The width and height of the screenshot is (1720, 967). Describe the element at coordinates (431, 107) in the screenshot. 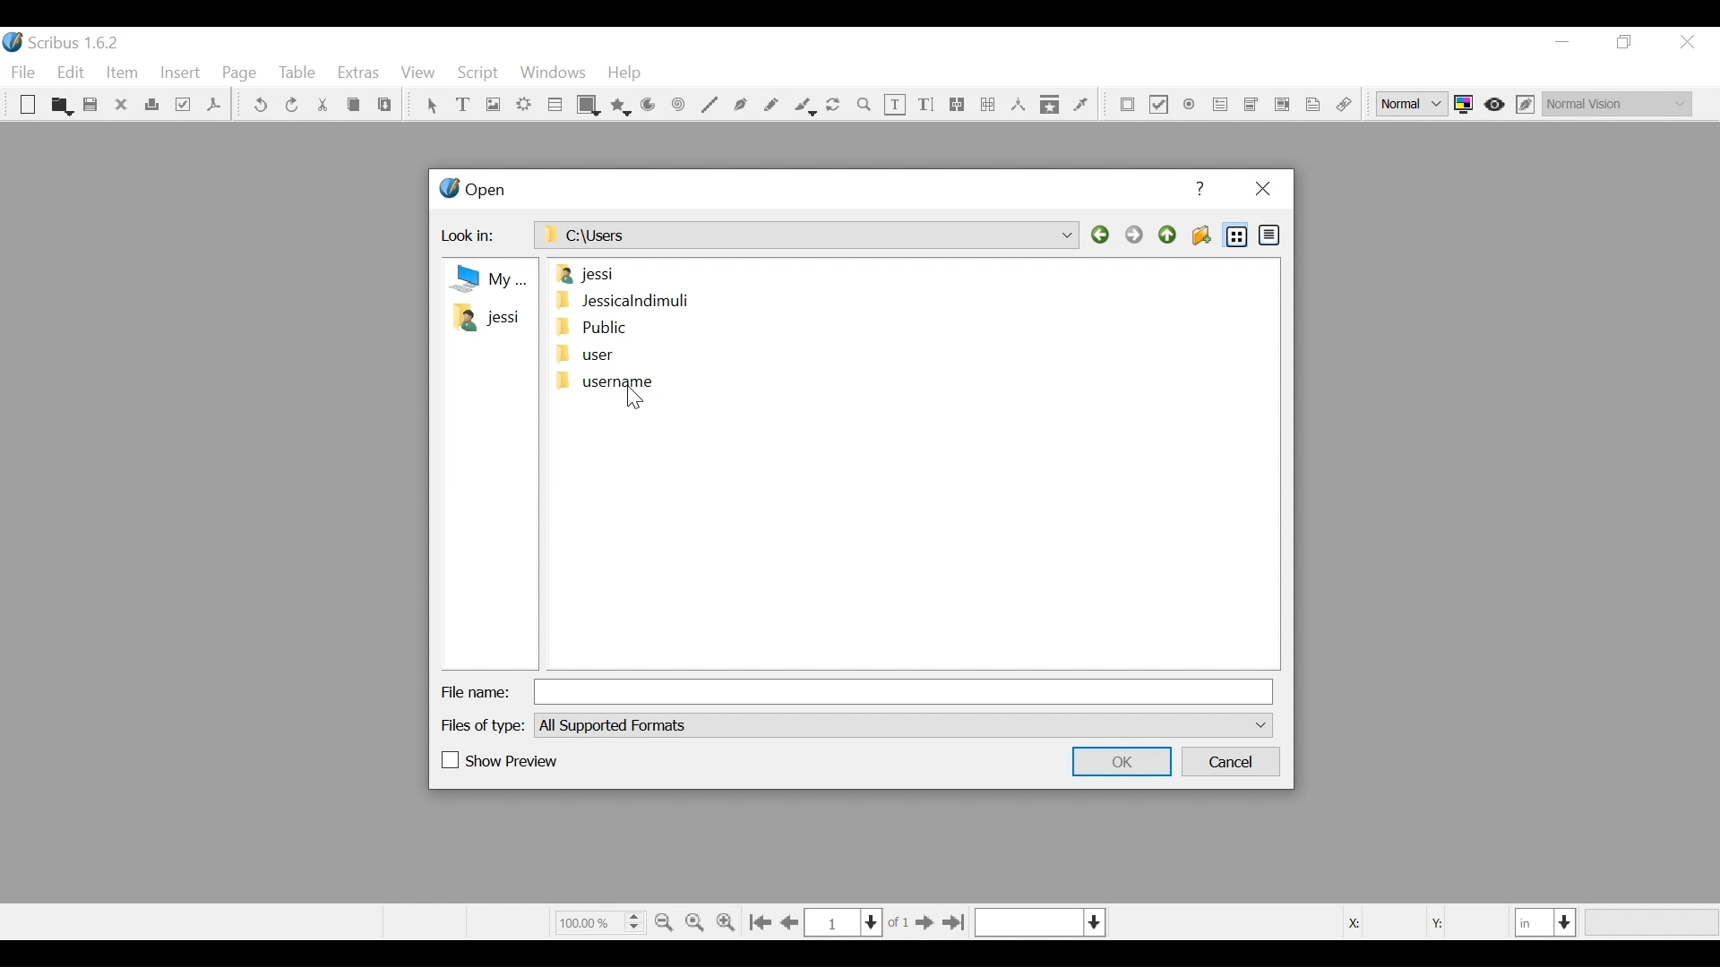

I see `Select` at that location.